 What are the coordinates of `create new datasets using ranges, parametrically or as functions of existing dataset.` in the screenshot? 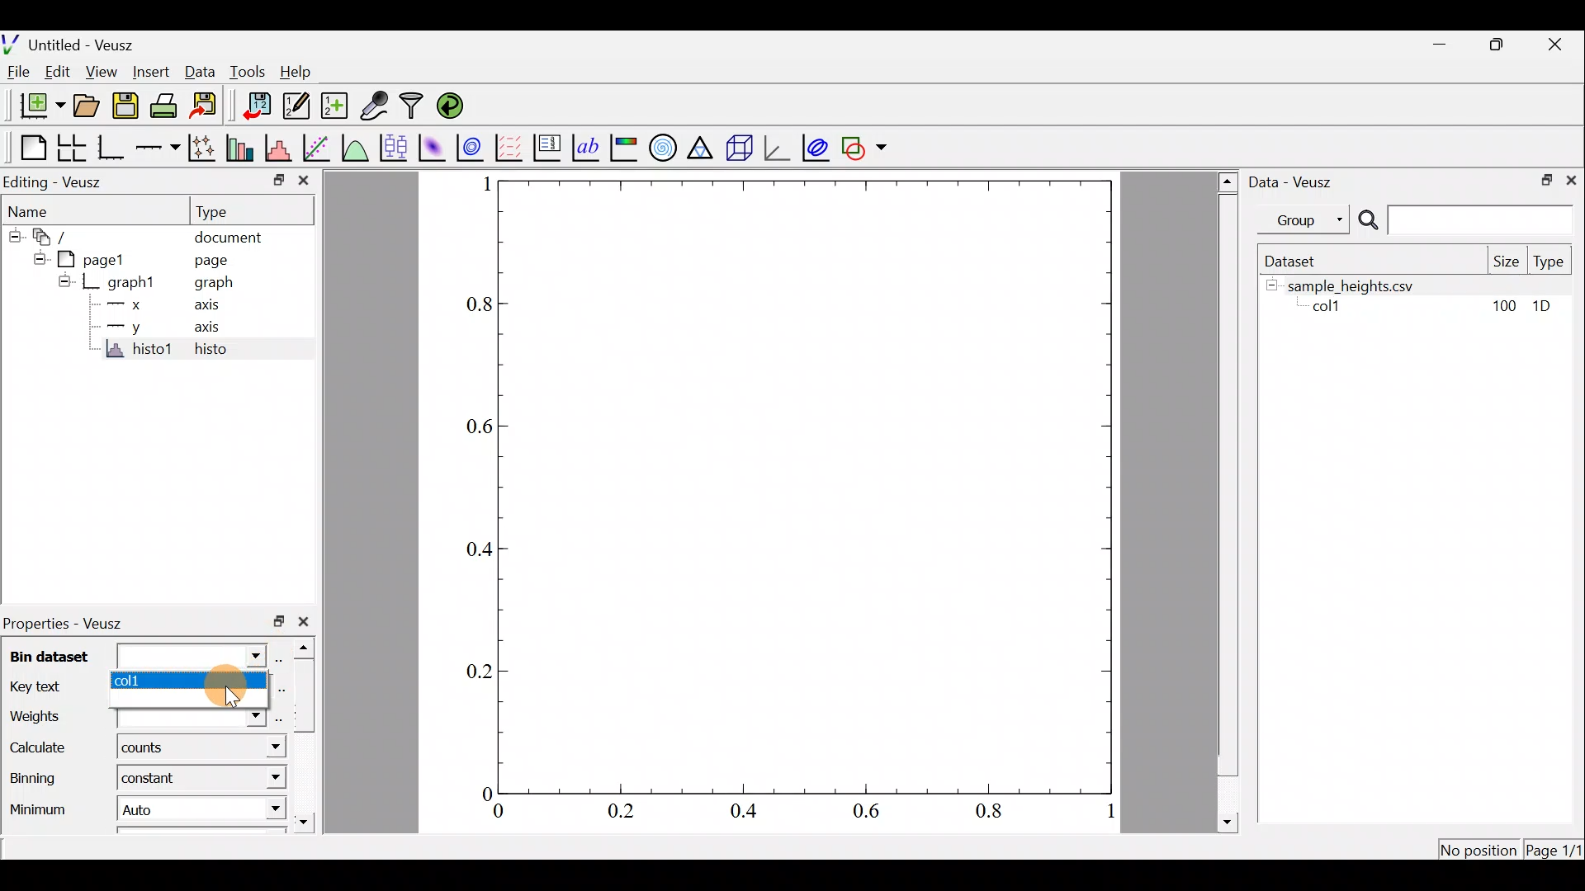 It's located at (334, 105).